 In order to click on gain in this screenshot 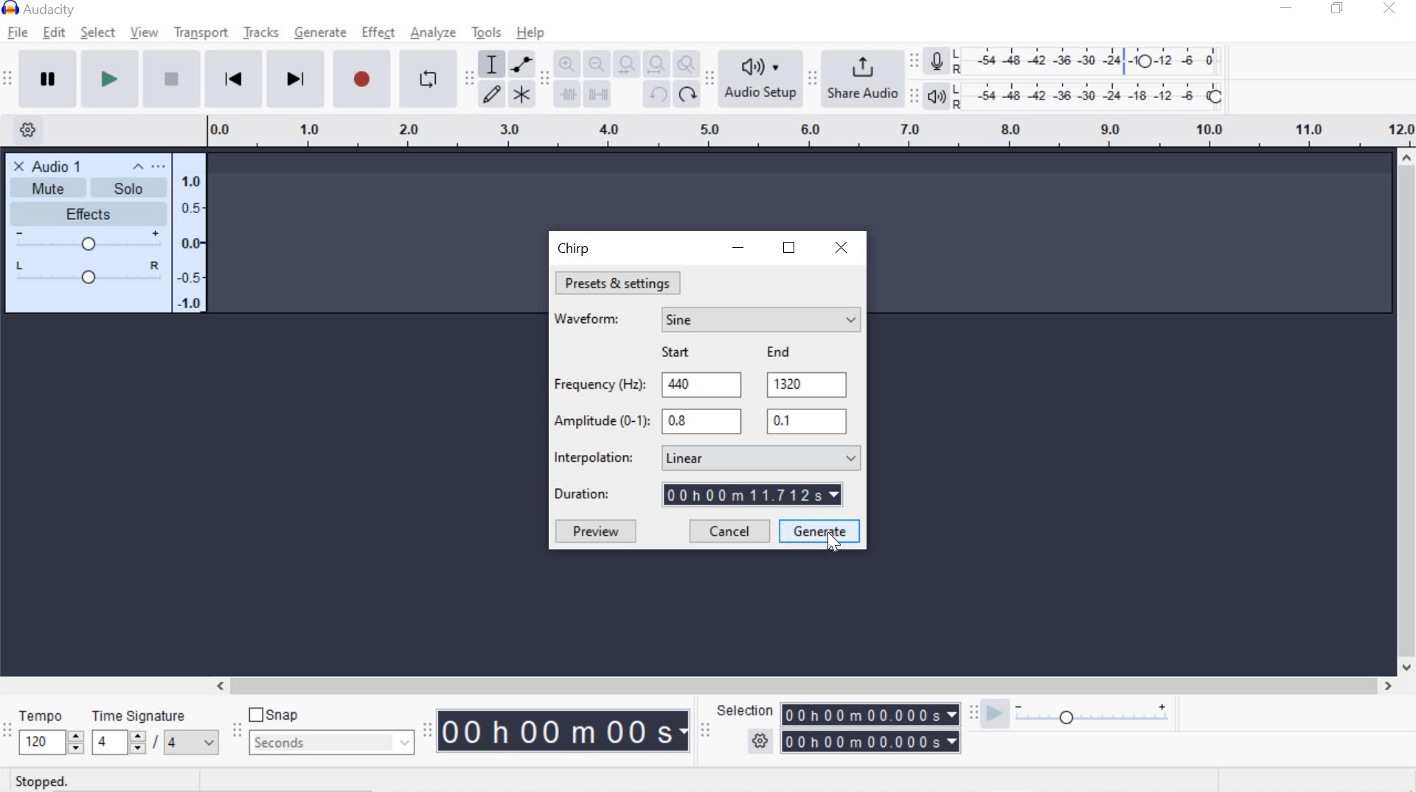, I will do `click(88, 242)`.